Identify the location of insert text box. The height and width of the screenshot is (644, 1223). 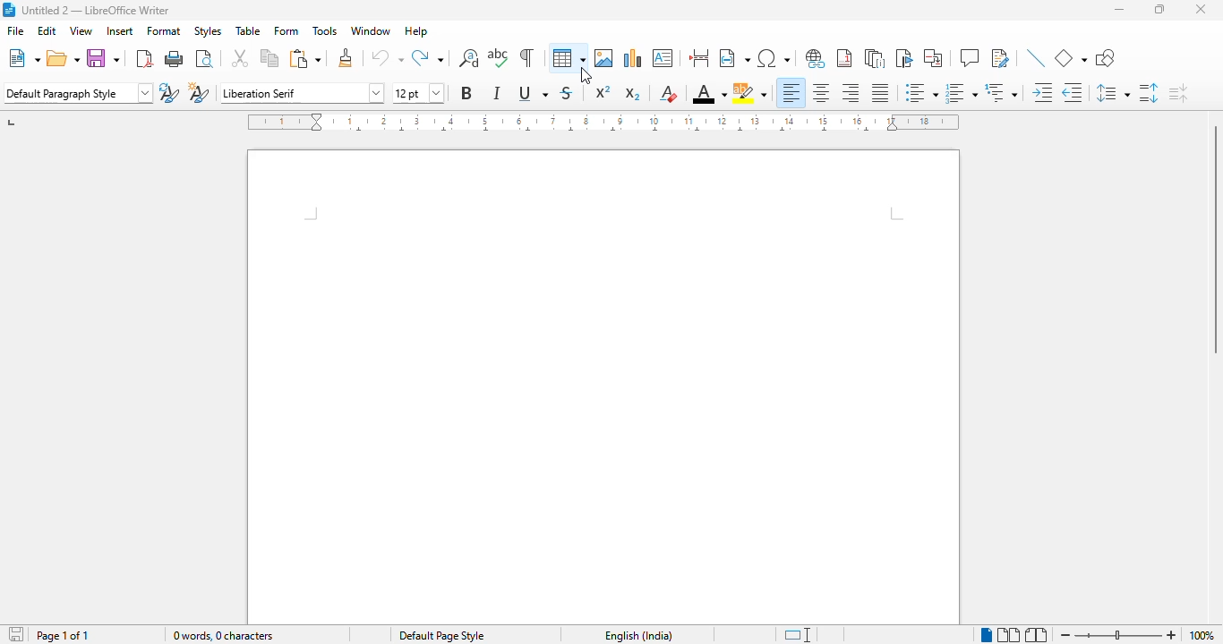
(663, 57).